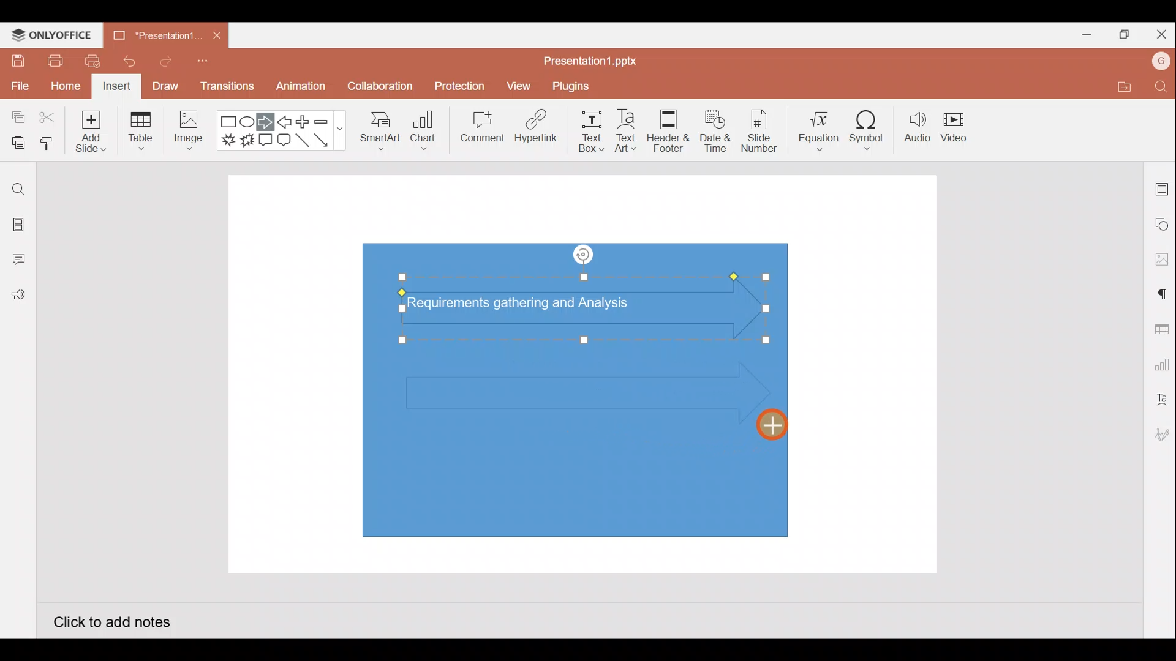  What do you see at coordinates (111, 621) in the screenshot?
I see `Click to add notes` at bounding box center [111, 621].